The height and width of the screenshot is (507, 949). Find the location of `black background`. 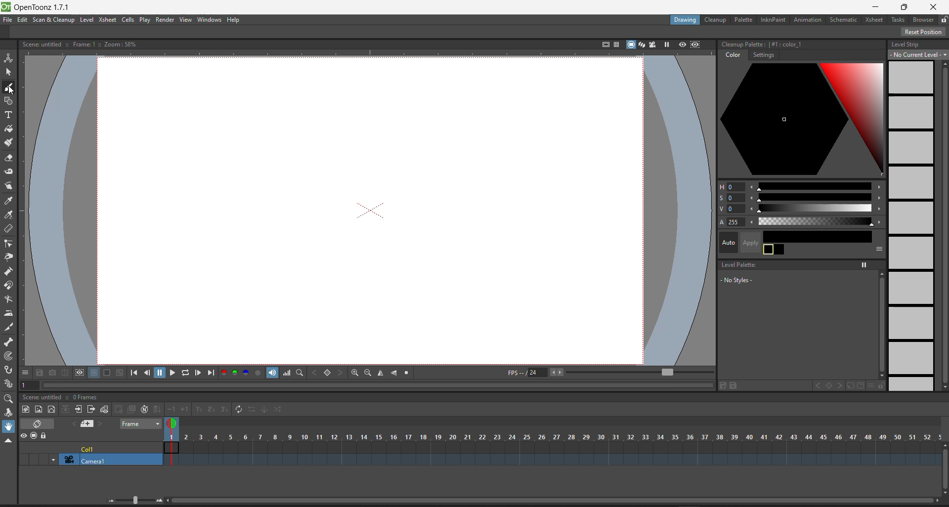

black background is located at coordinates (107, 373).